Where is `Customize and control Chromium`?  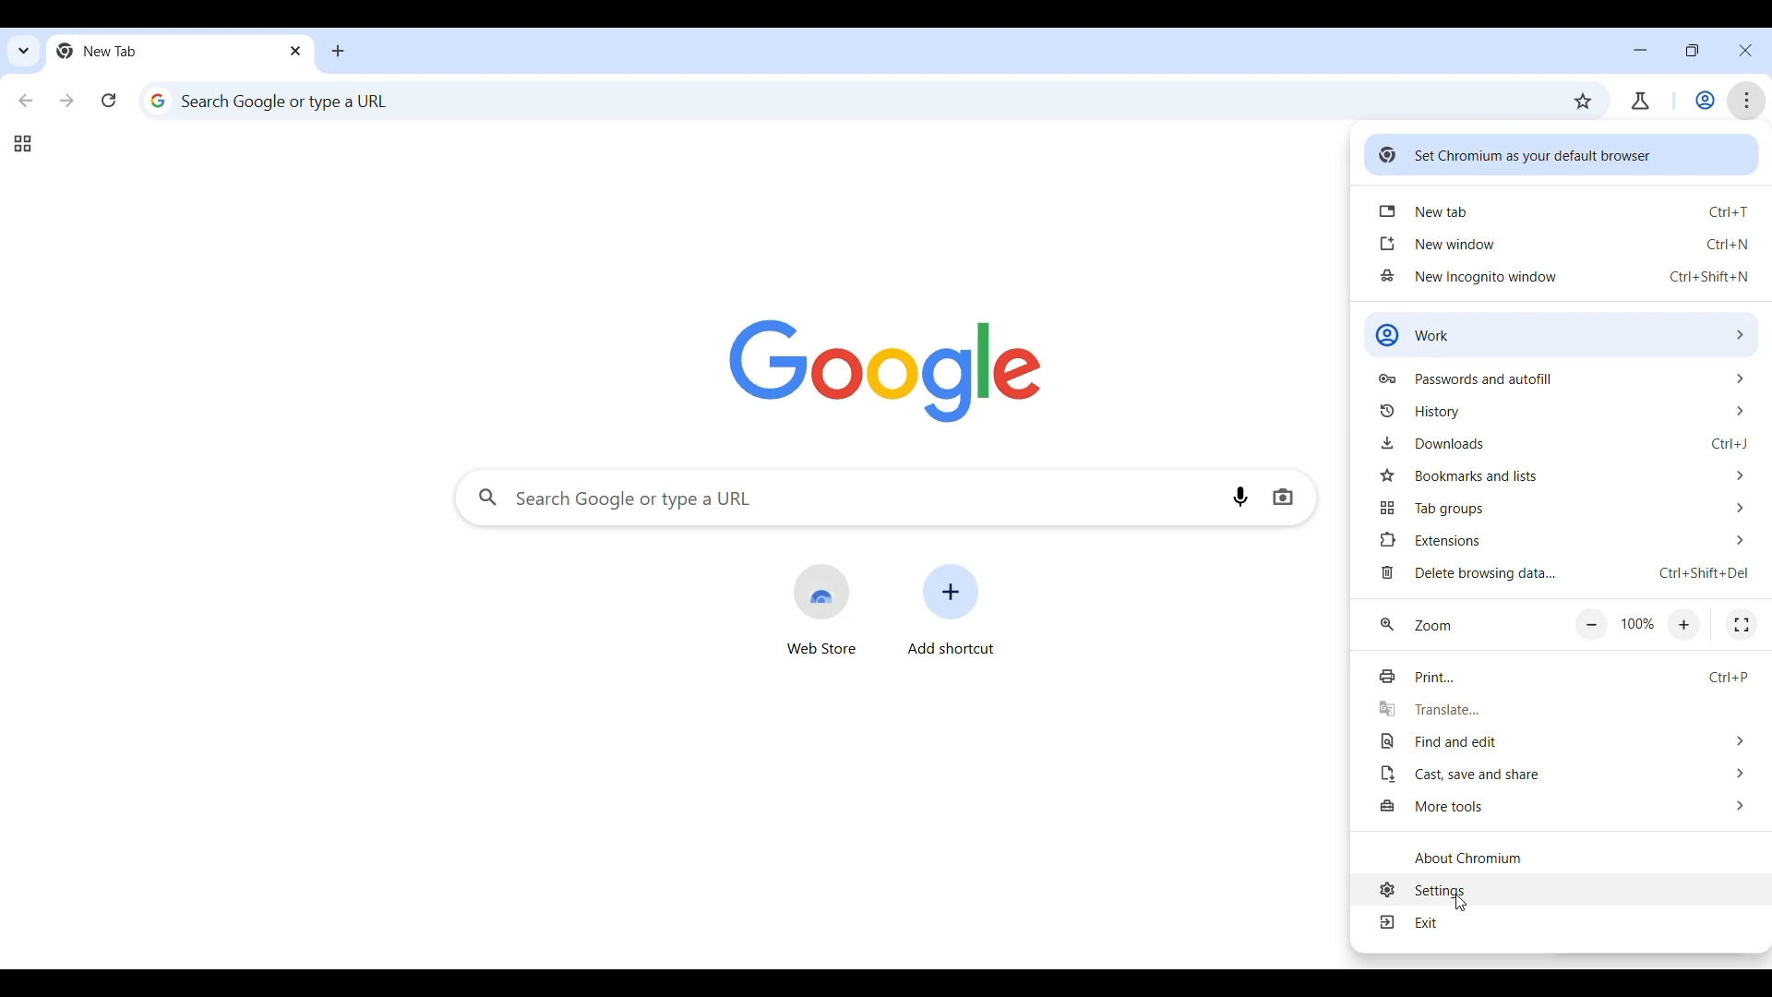
Customize and control Chromium is located at coordinates (1743, 100).